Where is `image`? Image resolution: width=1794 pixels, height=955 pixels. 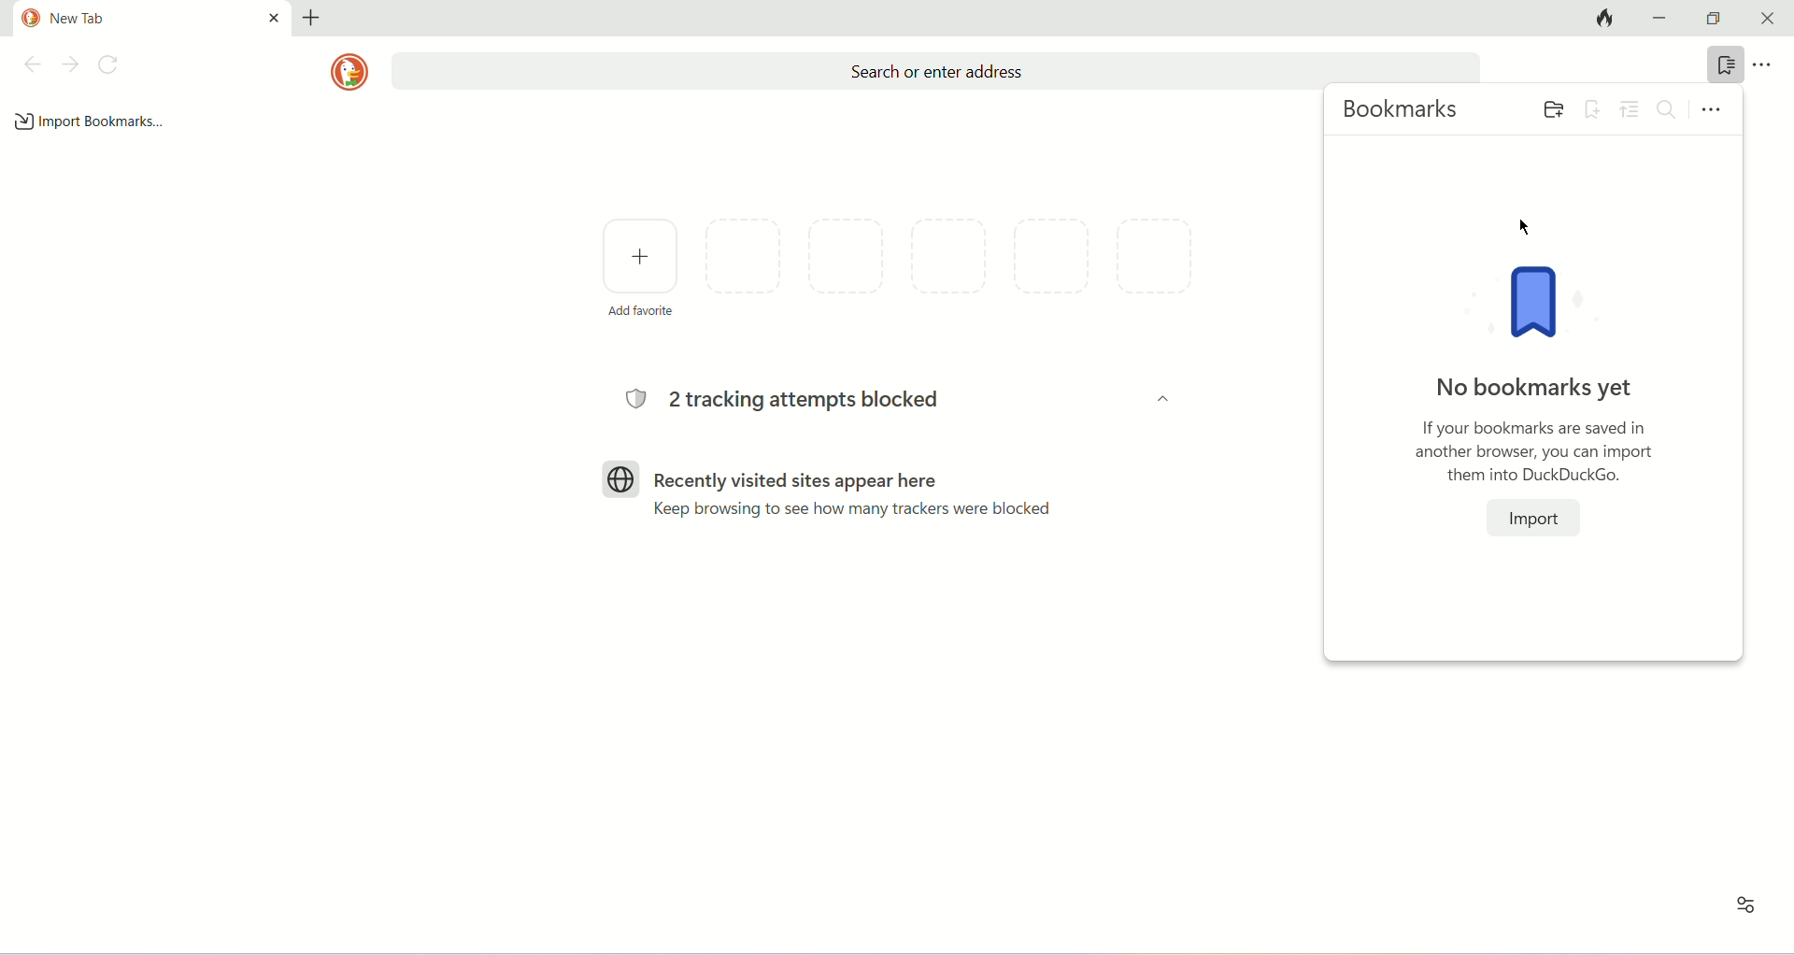 image is located at coordinates (1544, 305).